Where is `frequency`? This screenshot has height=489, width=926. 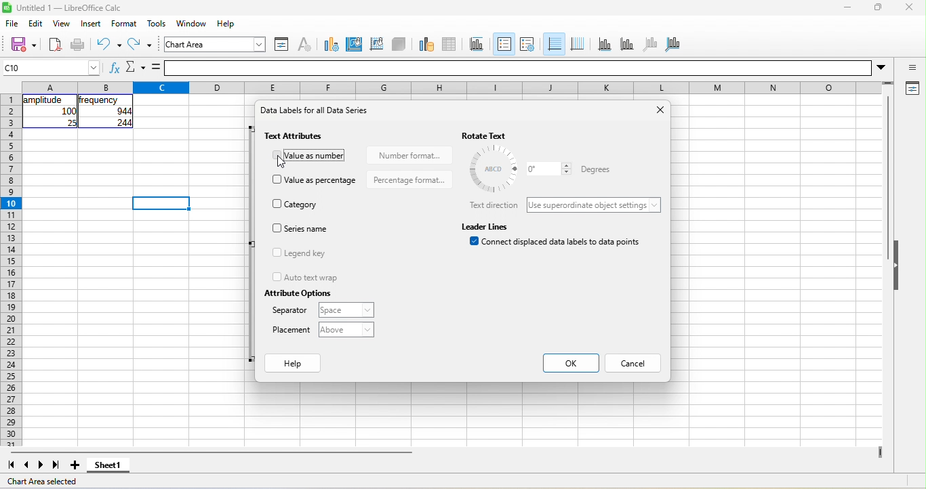
frequency is located at coordinates (100, 100).